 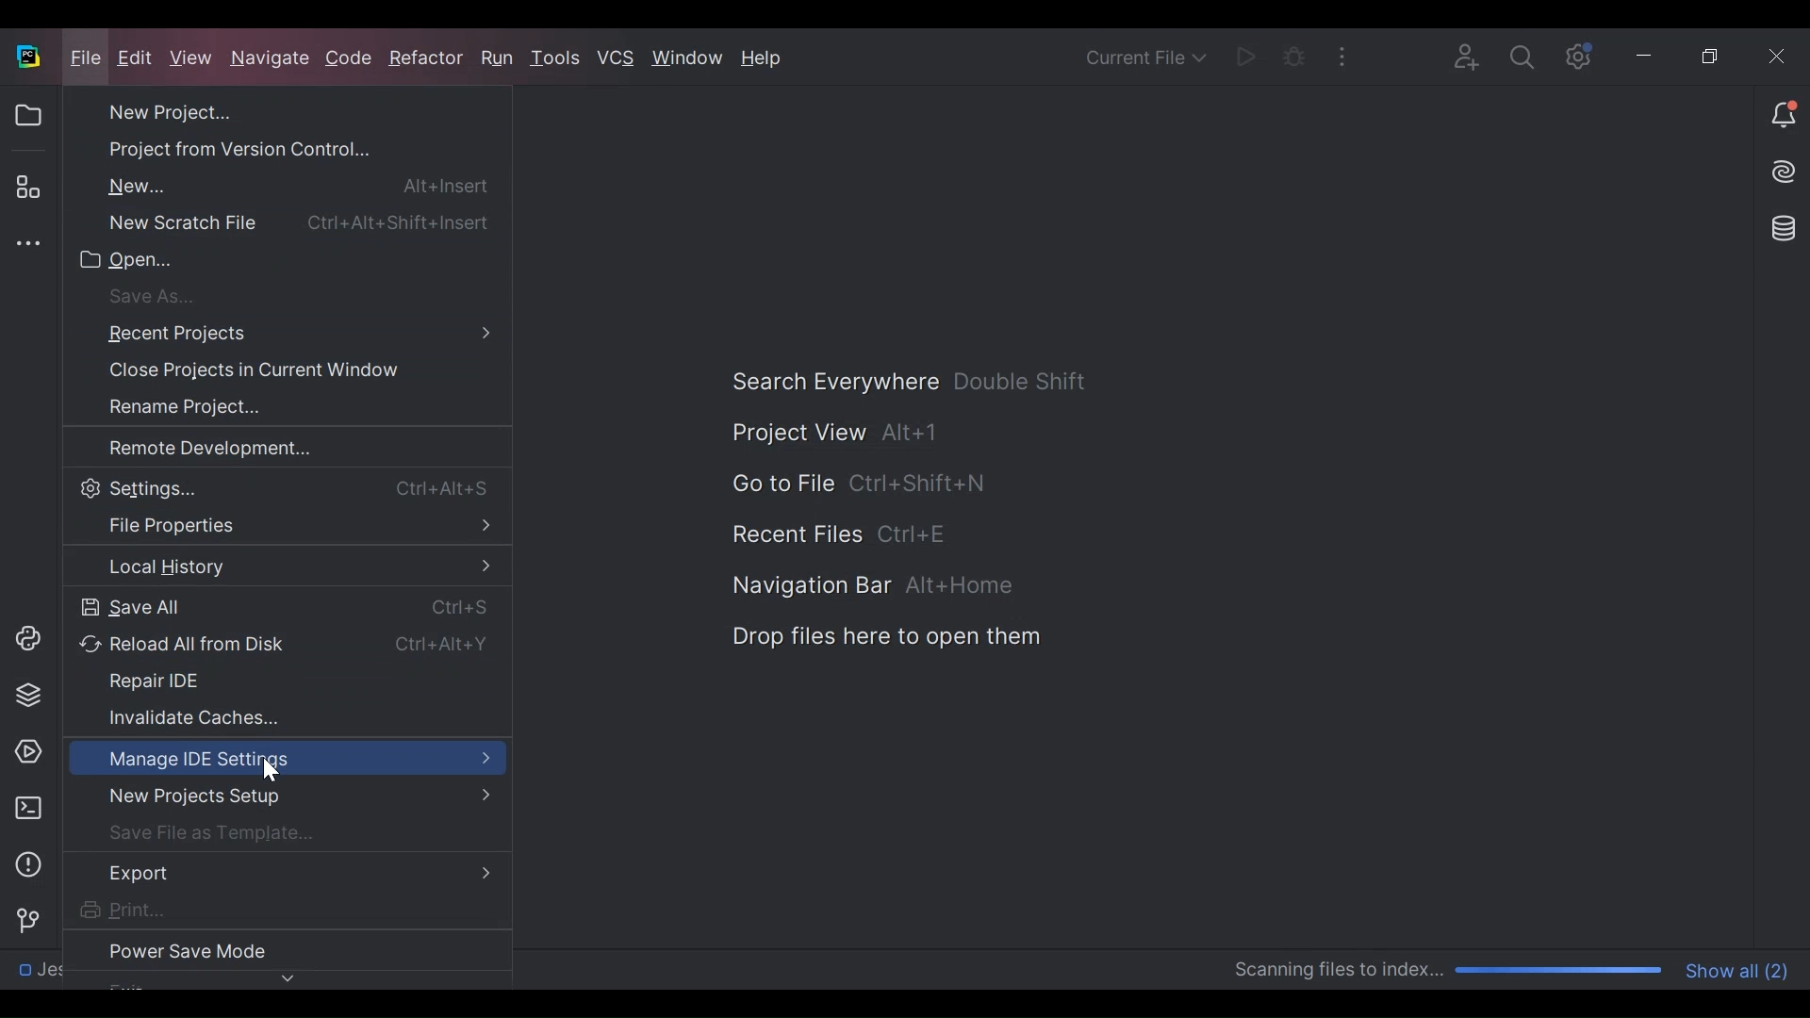 What do you see at coordinates (284, 527) in the screenshot?
I see `File Properties` at bounding box center [284, 527].